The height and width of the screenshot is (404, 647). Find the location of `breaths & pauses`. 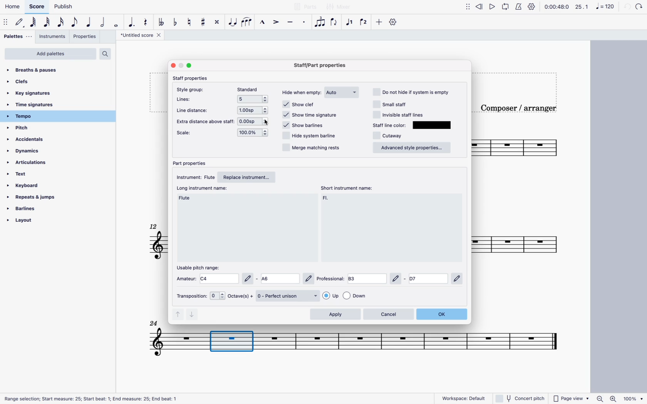

breaths & pauses is located at coordinates (37, 70).